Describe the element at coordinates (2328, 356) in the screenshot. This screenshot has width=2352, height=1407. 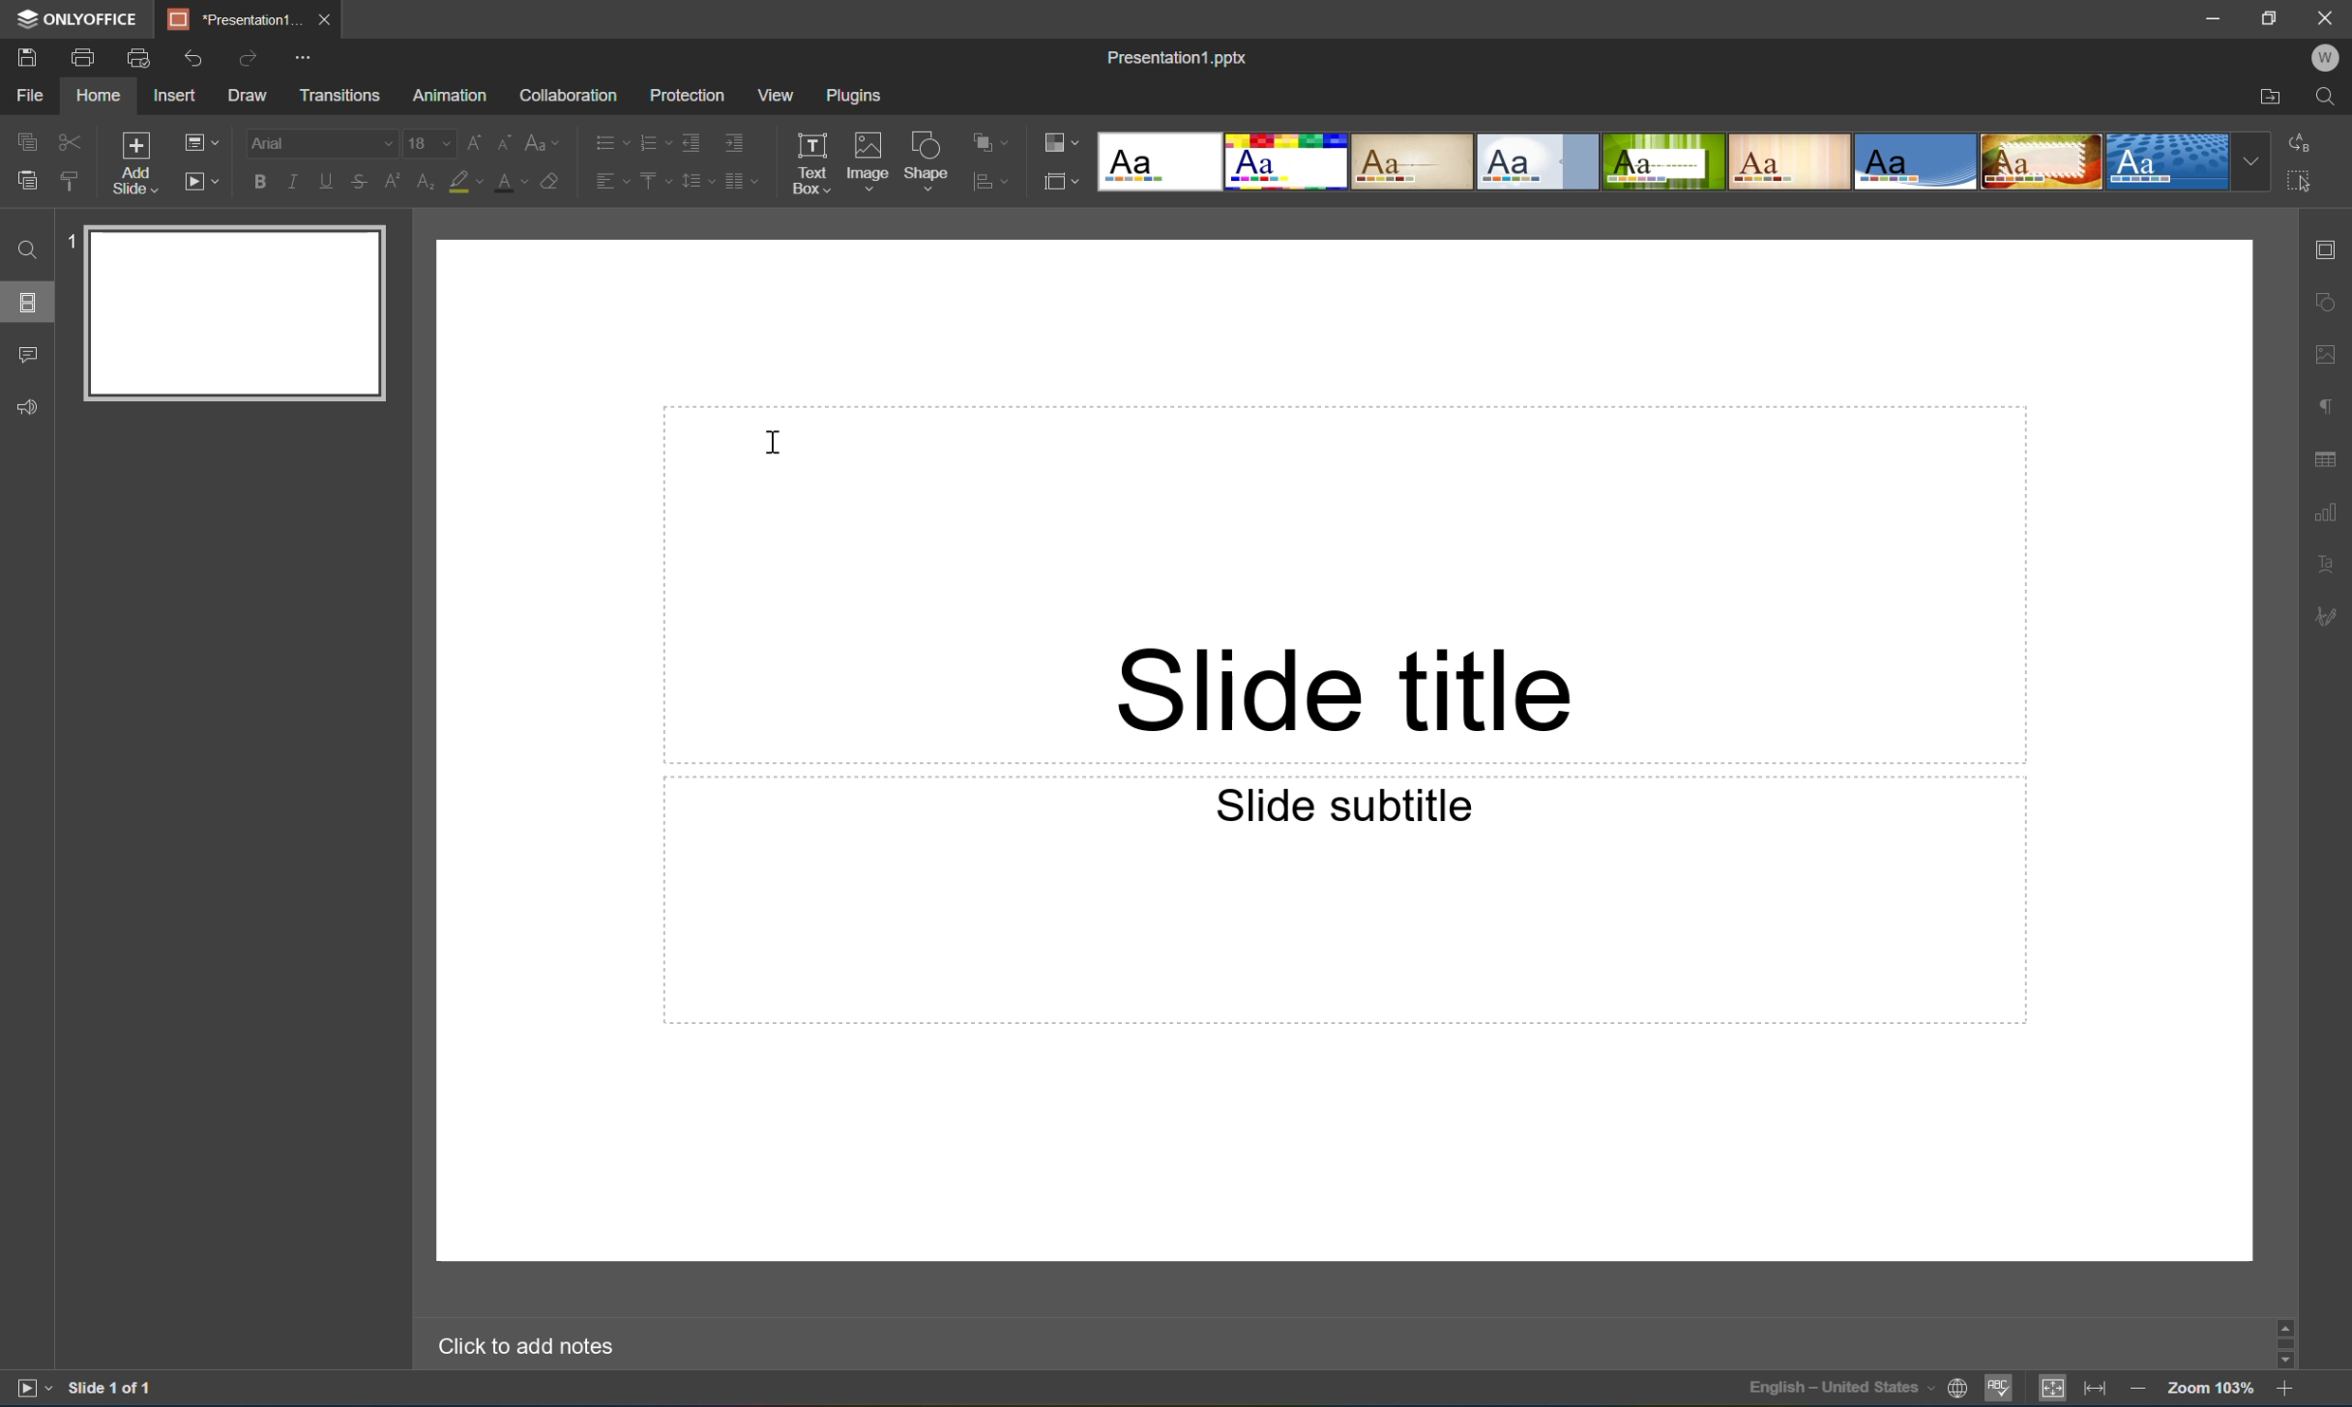
I see `Image settings` at that location.